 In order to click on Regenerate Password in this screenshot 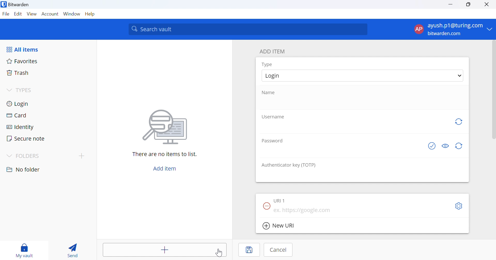, I will do `click(460, 146)`.